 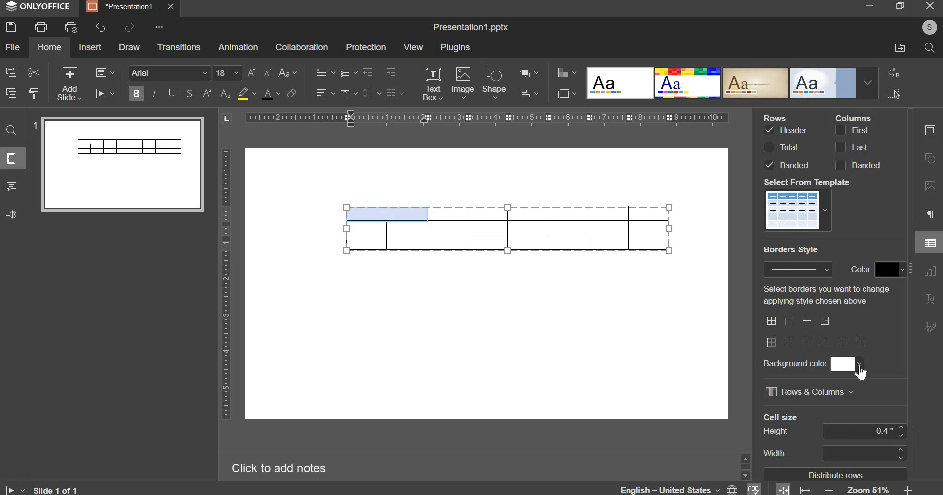 What do you see at coordinates (930, 231) in the screenshot?
I see `right side menu` at bounding box center [930, 231].